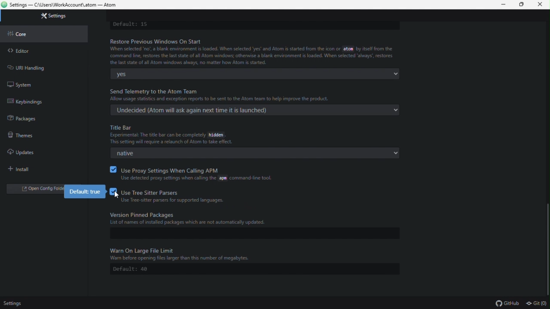 The width and height of the screenshot is (550, 309). I want to click on updates, so click(21, 151).